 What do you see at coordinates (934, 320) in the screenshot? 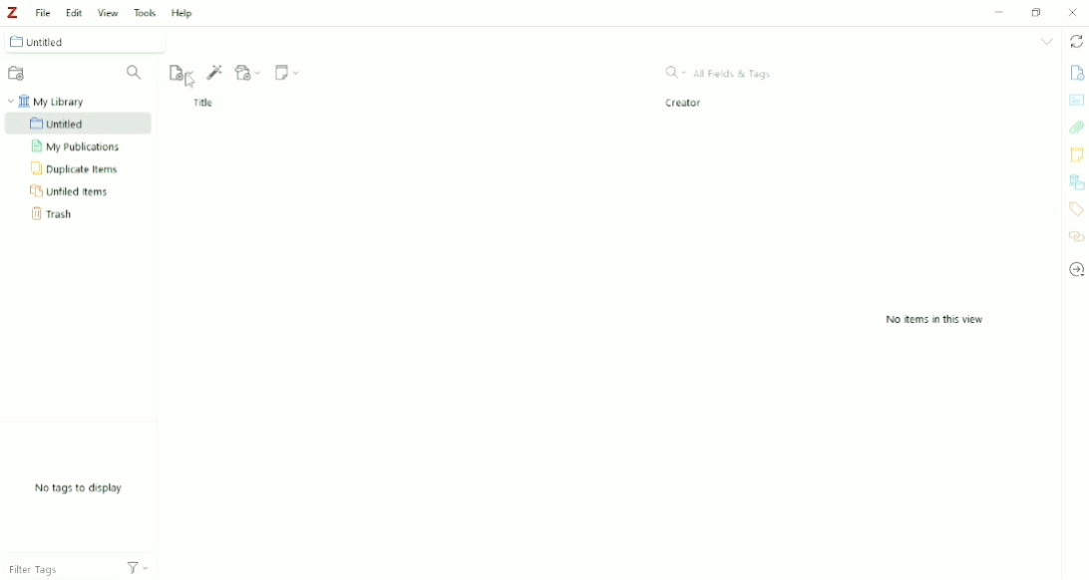
I see `No items in this view` at bounding box center [934, 320].